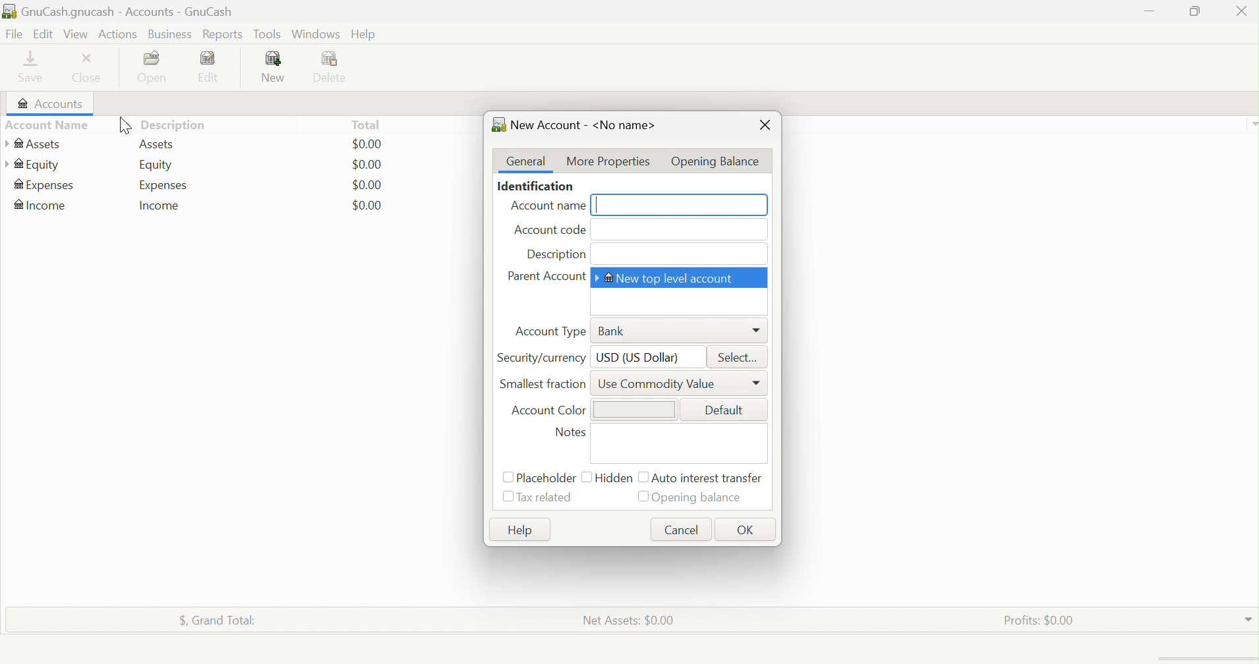 Image resolution: width=1259 pixels, height=664 pixels. What do you see at coordinates (748, 530) in the screenshot?
I see `OK` at bounding box center [748, 530].